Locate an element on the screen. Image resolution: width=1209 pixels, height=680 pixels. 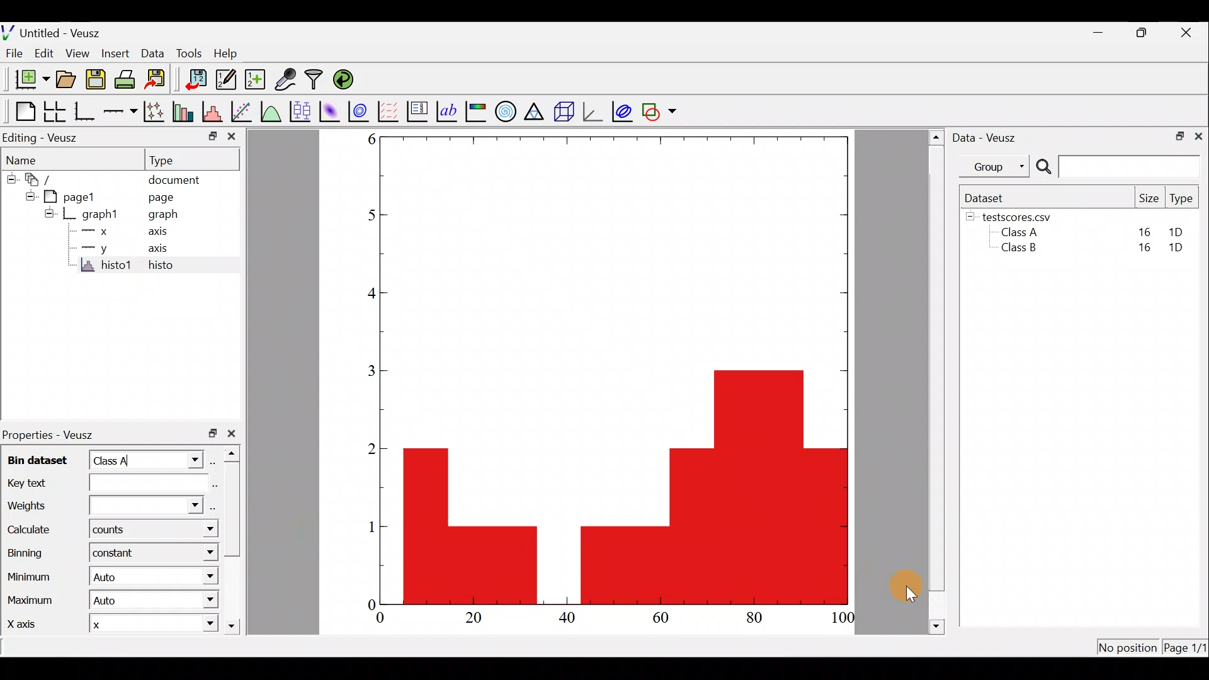
Group is located at coordinates (997, 166).